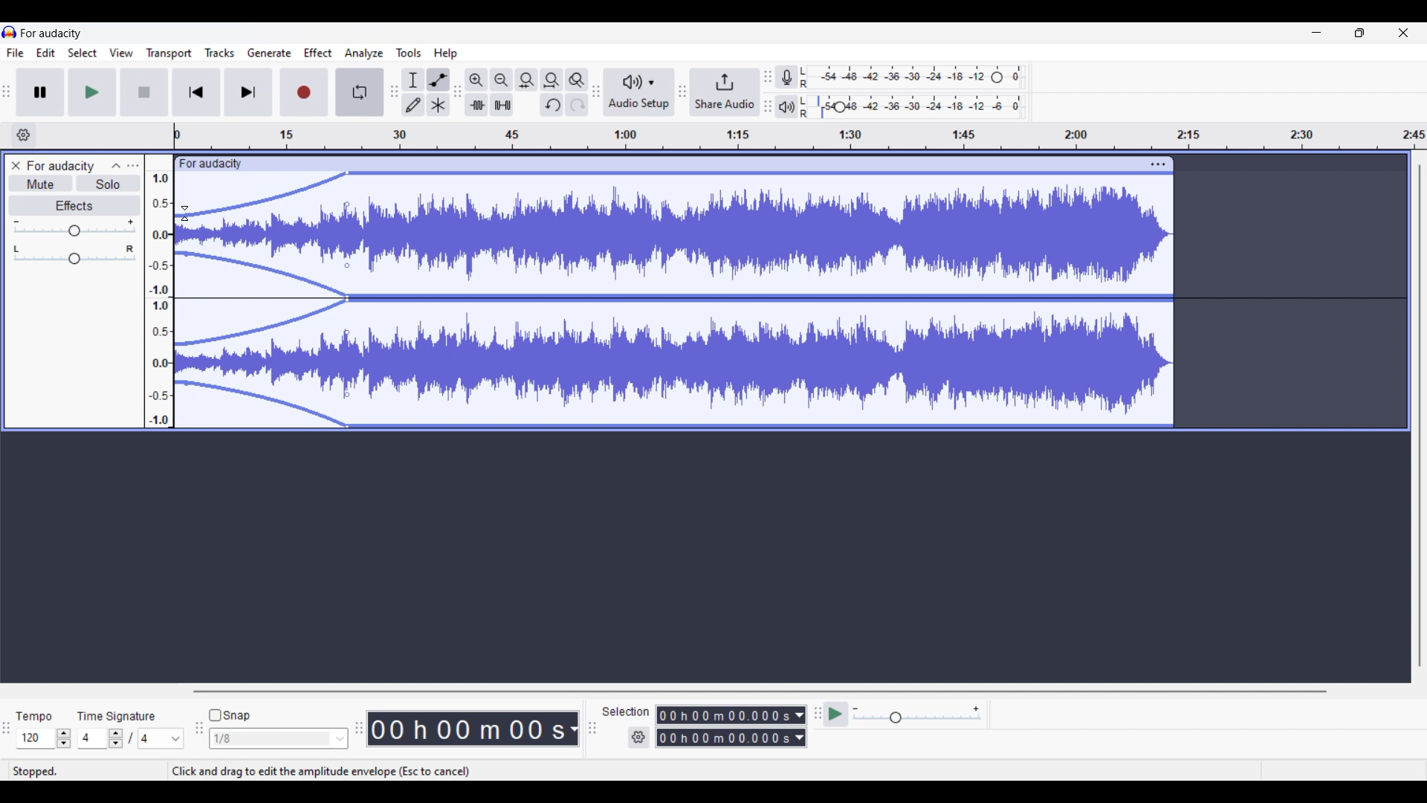  What do you see at coordinates (61, 166) in the screenshot?
I see `for audacity` at bounding box center [61, 166].